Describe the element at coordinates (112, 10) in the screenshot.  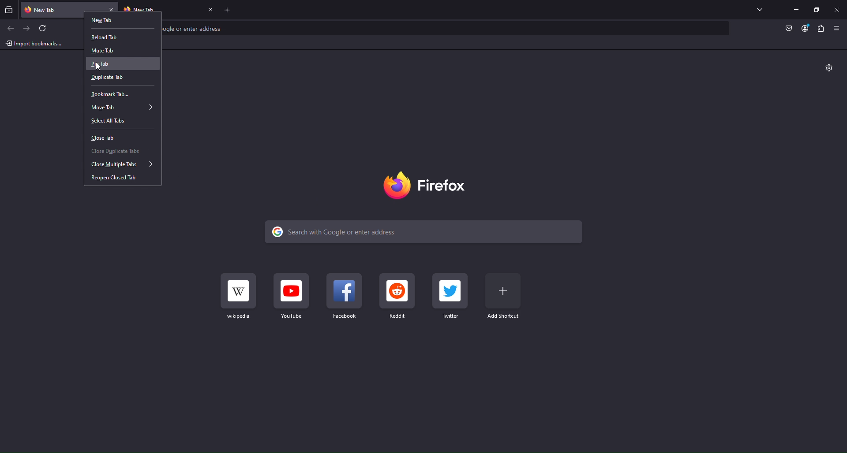
I see `close tab` at that location.